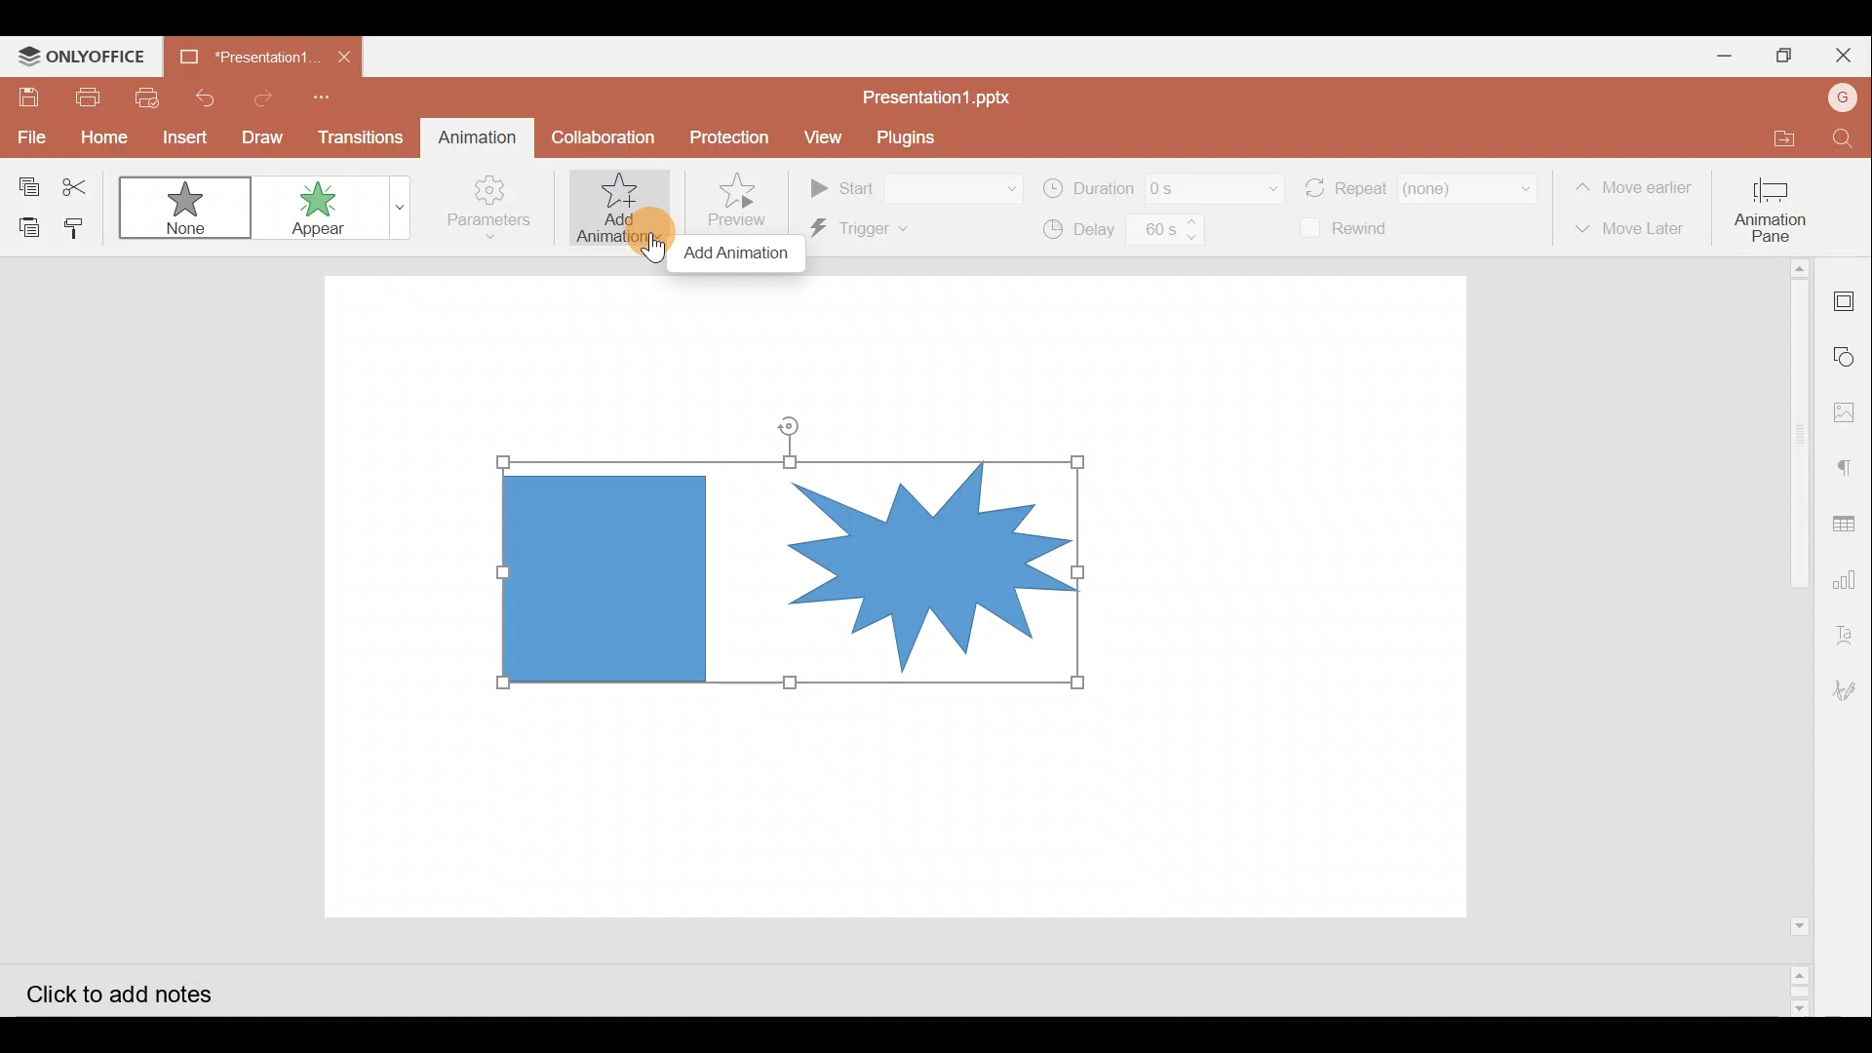  I want to click on Account name, so click(1836, 97).